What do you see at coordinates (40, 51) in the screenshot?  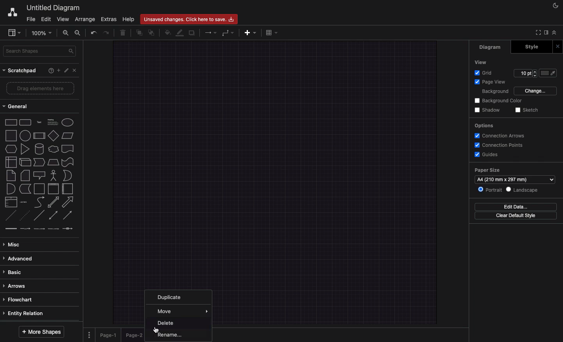 I see `Search shapes` at bounding box center [40, 51].